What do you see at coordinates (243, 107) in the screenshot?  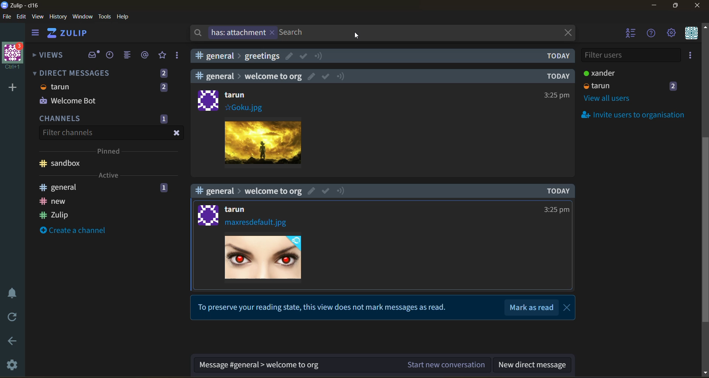 I see `#Goku.jpg` at bounding box center [243, 107].